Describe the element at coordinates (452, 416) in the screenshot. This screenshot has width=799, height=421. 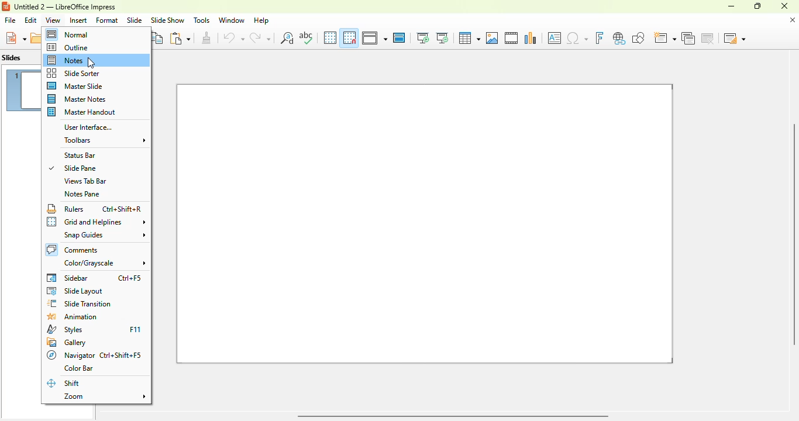
I see `horizontal scroll bar` at that location.